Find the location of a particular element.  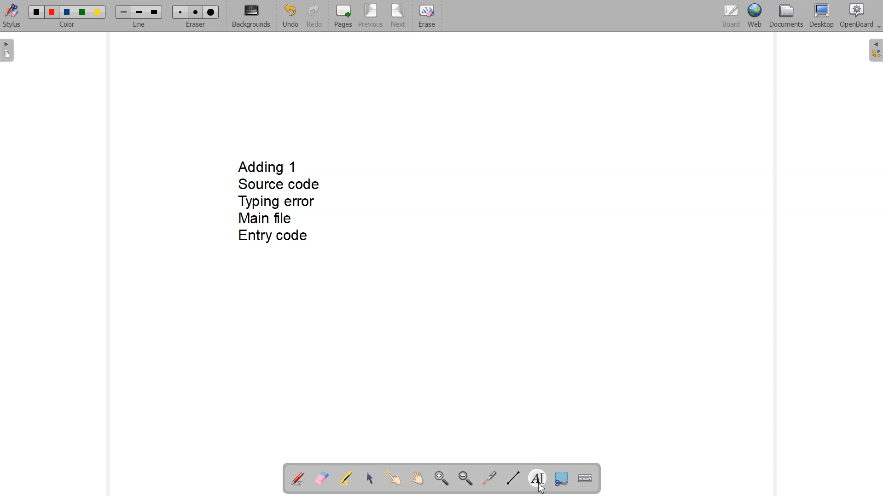

Color 3 is located at coordinates (67, 12).